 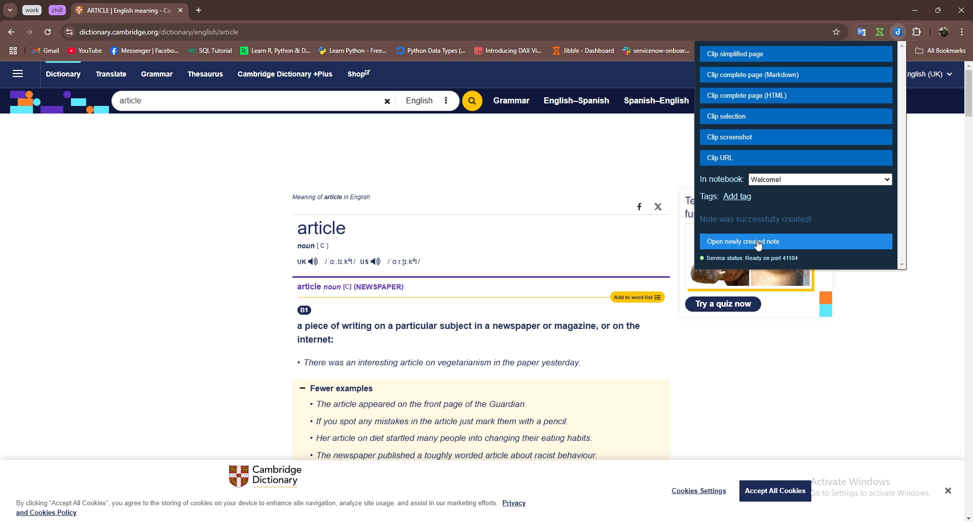 What do you see at coordinates (768, 250) in the screenshot?
I see `Cursor` at bounding box center [768, 250].